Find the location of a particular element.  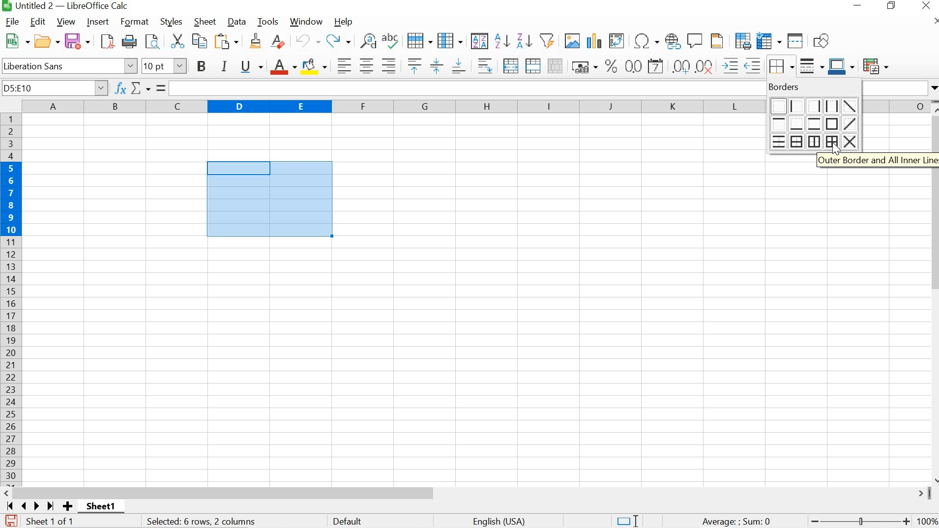

criss-cross border is located at coordinates (849, 140).